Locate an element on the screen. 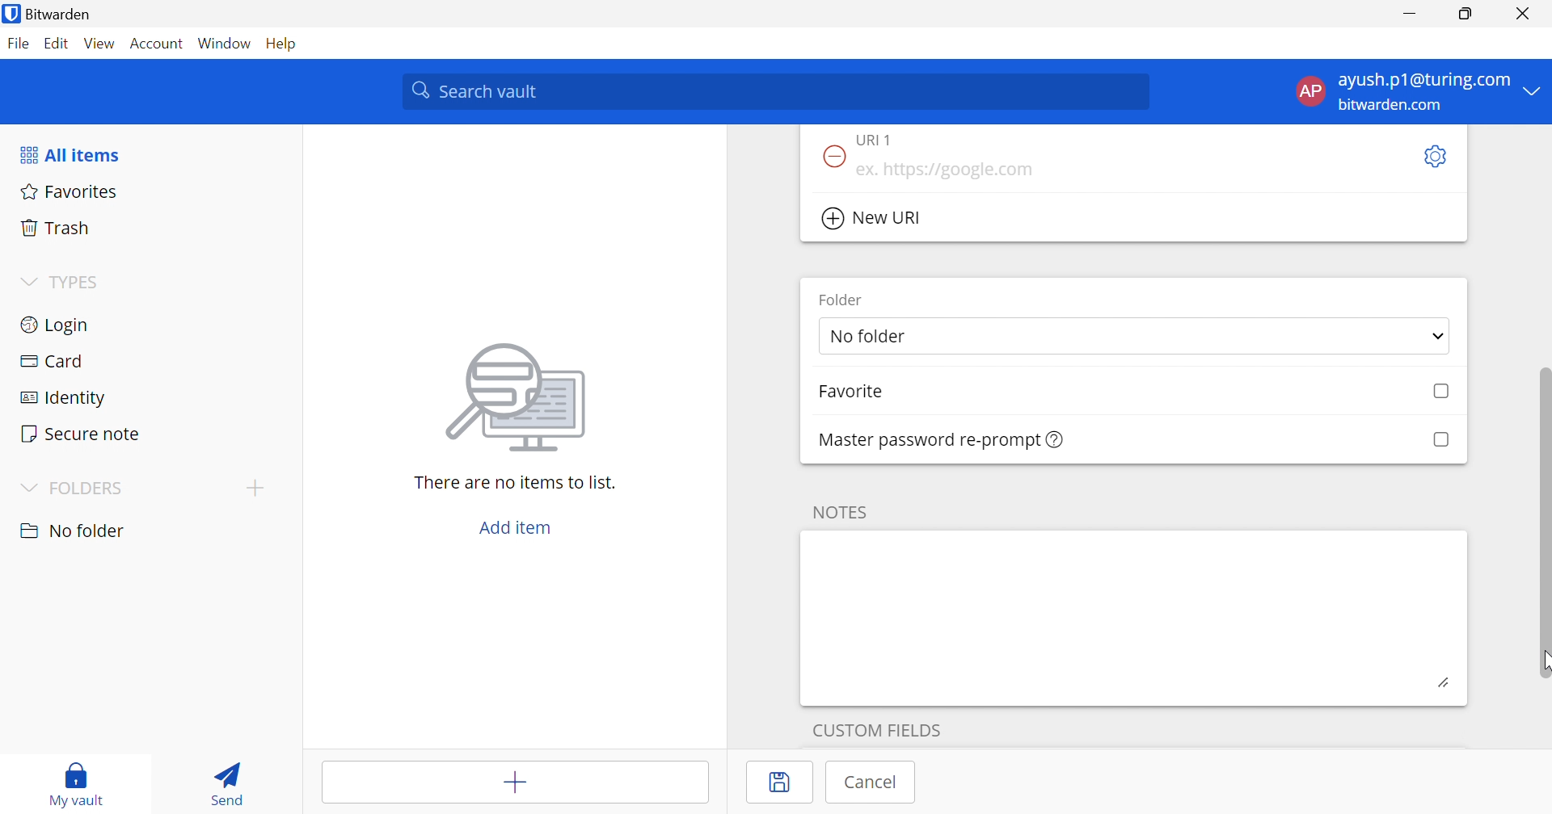  Save is located at coordinates (782, 783).